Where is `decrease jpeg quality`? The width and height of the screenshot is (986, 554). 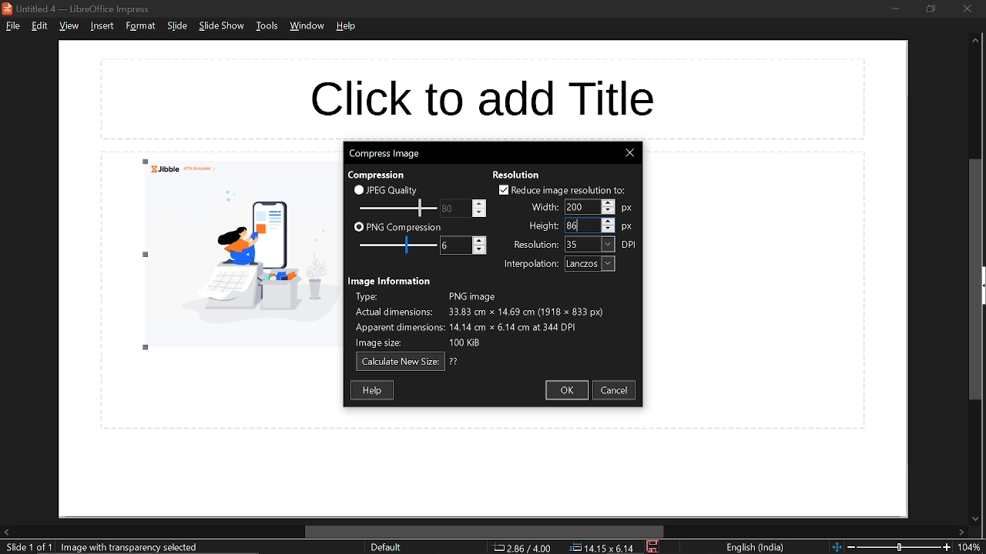 decrease jpeg quality is located at coordinates (478, 212).